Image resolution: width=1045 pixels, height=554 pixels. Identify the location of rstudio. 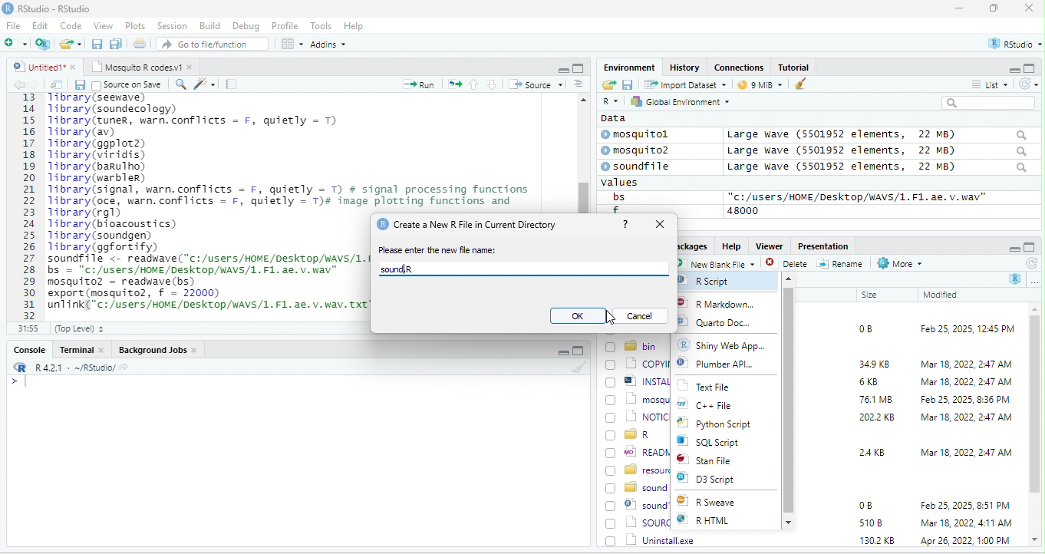
(1012, 45).